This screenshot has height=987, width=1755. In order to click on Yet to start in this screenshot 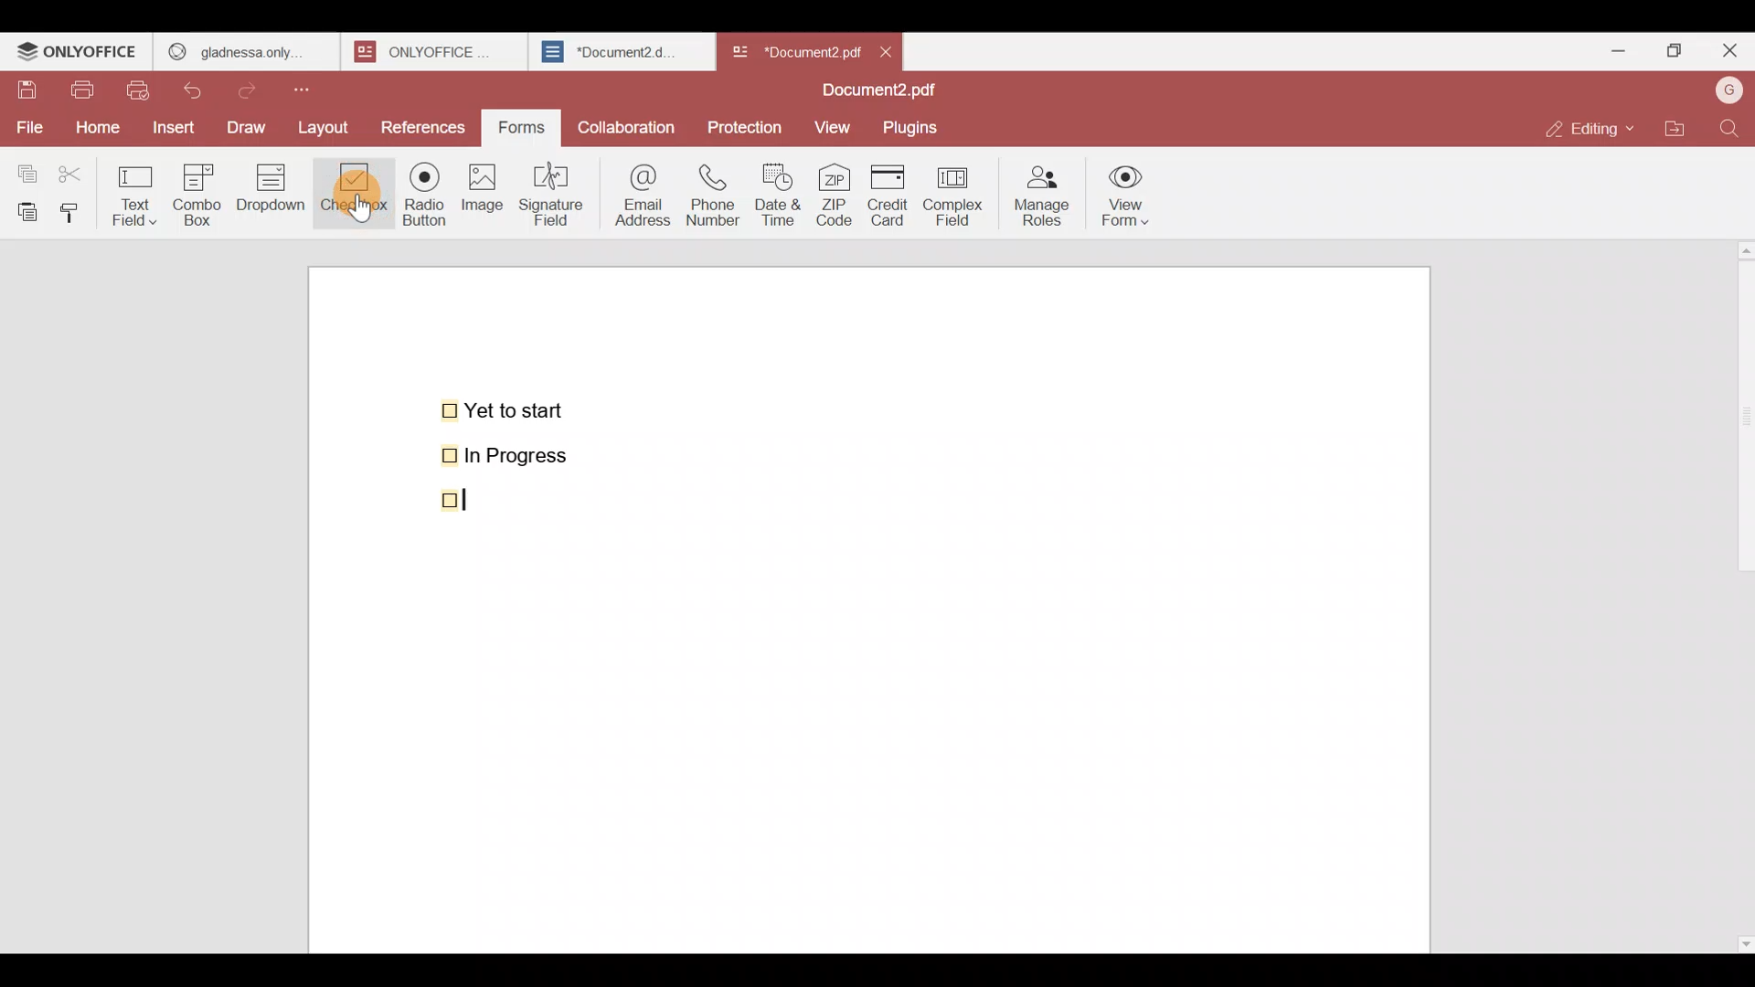, I will do `click(506, 409)`.